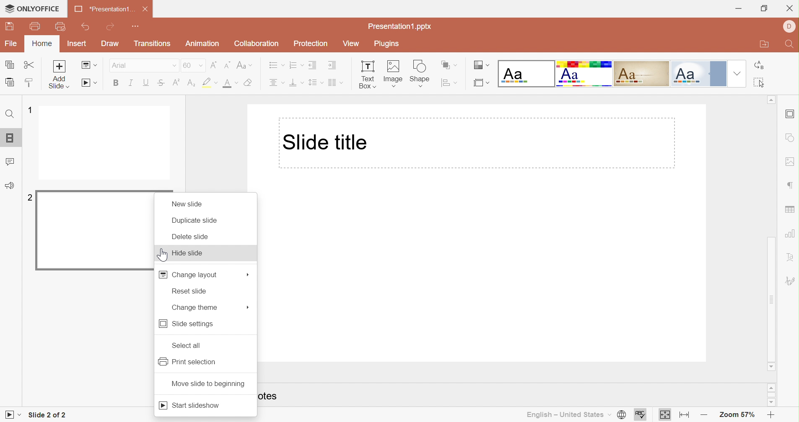 The width and height of the screenshot is (799, 422). I want to click on Open file location, so click(760, 45).